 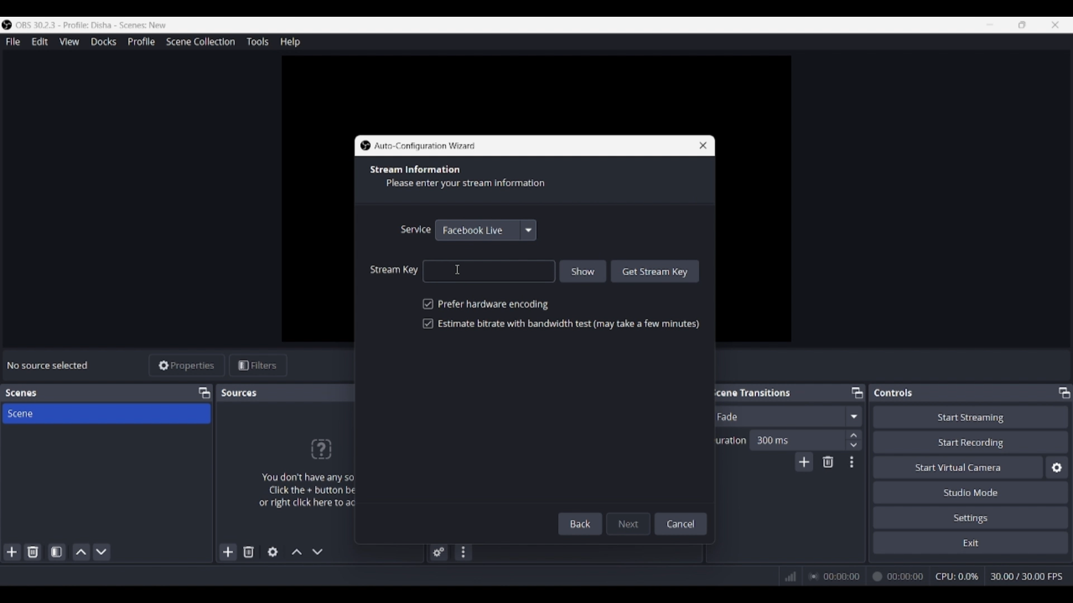 What do you see at coordinates (249, 552) in the screenshot?
I see `Remove selected source` at bounding box center [249, 552].